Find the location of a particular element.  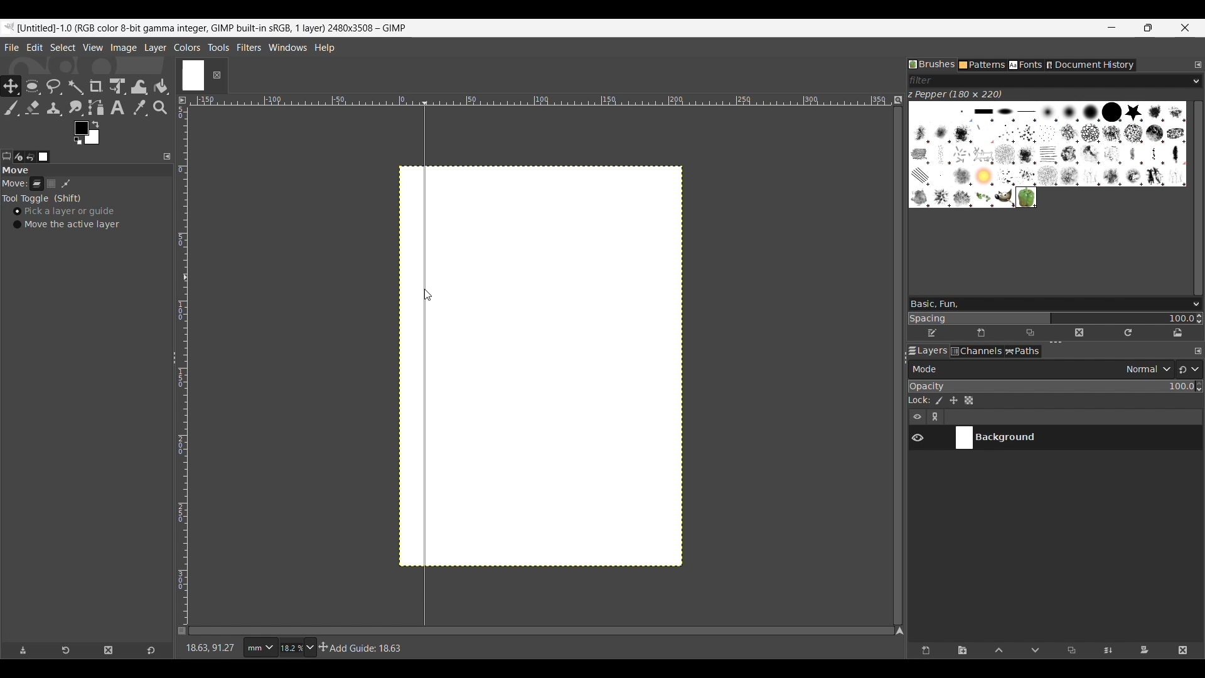

Lock pixels is located at coordinates (938, 401).